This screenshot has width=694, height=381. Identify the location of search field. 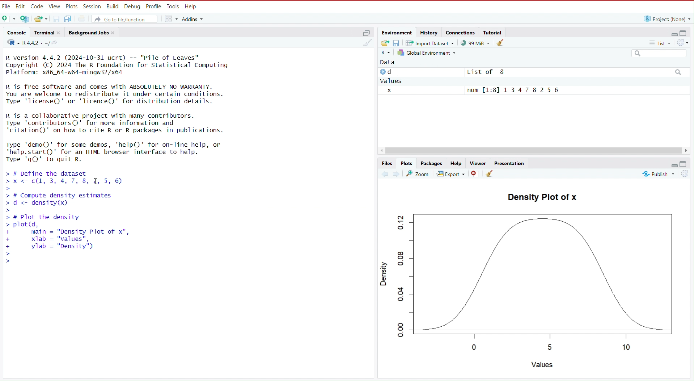
(660, 54).